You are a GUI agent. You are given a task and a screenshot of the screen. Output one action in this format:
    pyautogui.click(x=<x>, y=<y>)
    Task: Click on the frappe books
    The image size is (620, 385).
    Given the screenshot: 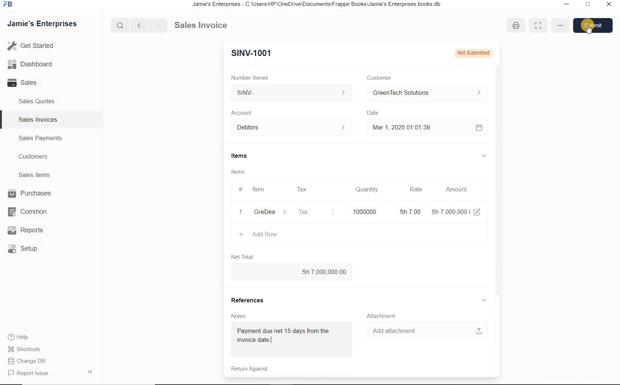 What is the action you would take?
    pyautogui.click(x=7, y=5)
    